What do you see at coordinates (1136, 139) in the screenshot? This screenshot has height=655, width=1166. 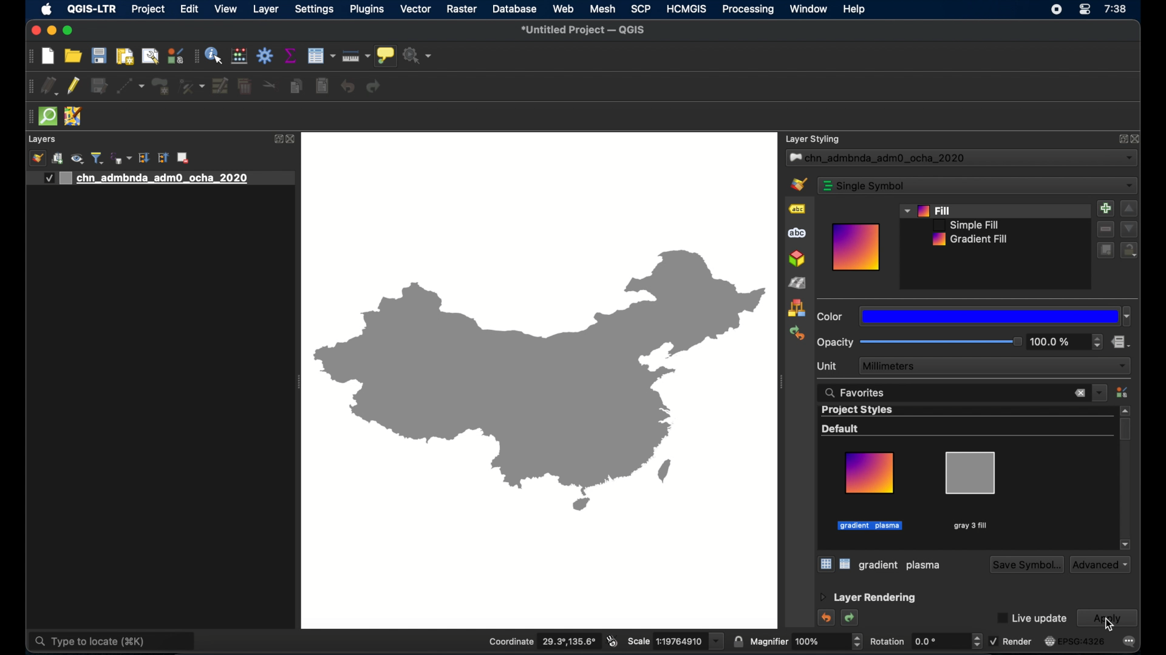 I see `close` at bounding box center [1136, 139].